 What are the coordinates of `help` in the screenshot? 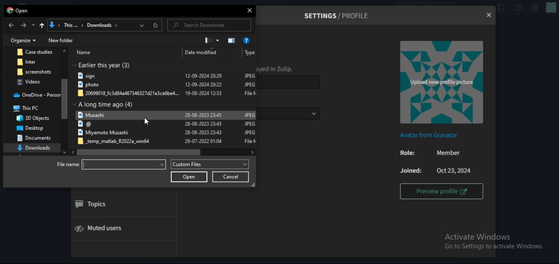 It's located at (517, 8).